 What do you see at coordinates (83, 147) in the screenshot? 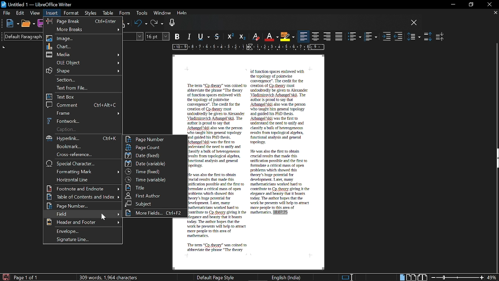
I see `bookmark` at bounding box center [83, 147].